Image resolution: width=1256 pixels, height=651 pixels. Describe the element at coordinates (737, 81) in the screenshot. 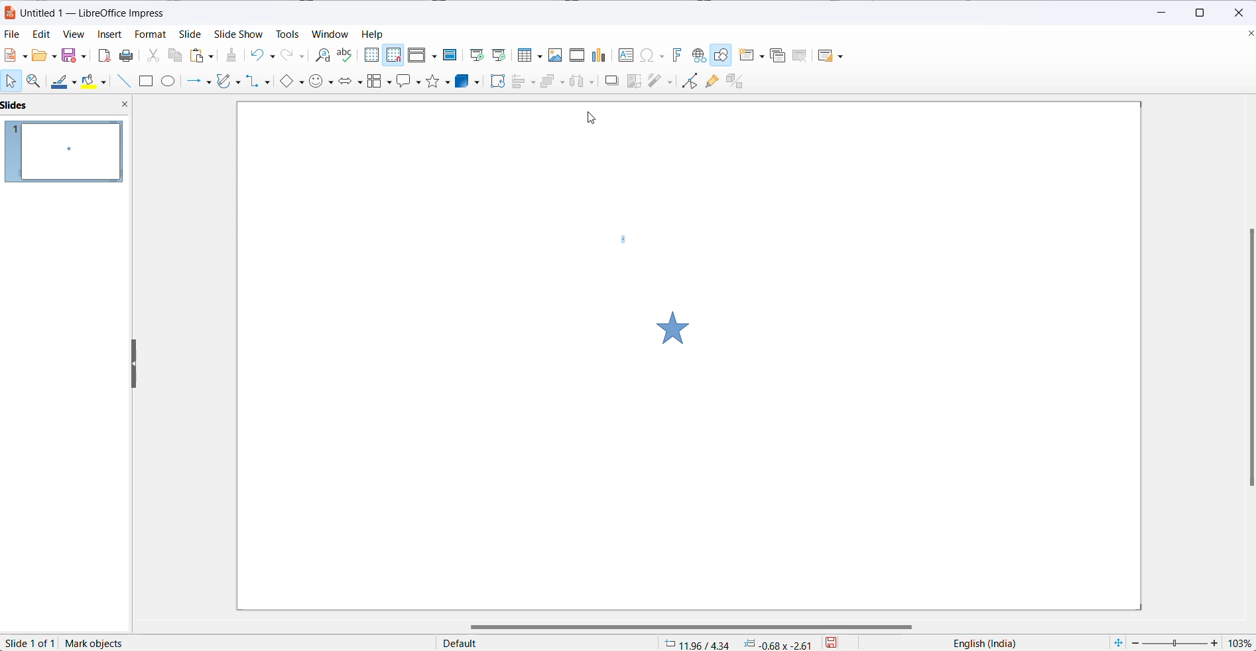

I see `toggle extrusion` at that location.